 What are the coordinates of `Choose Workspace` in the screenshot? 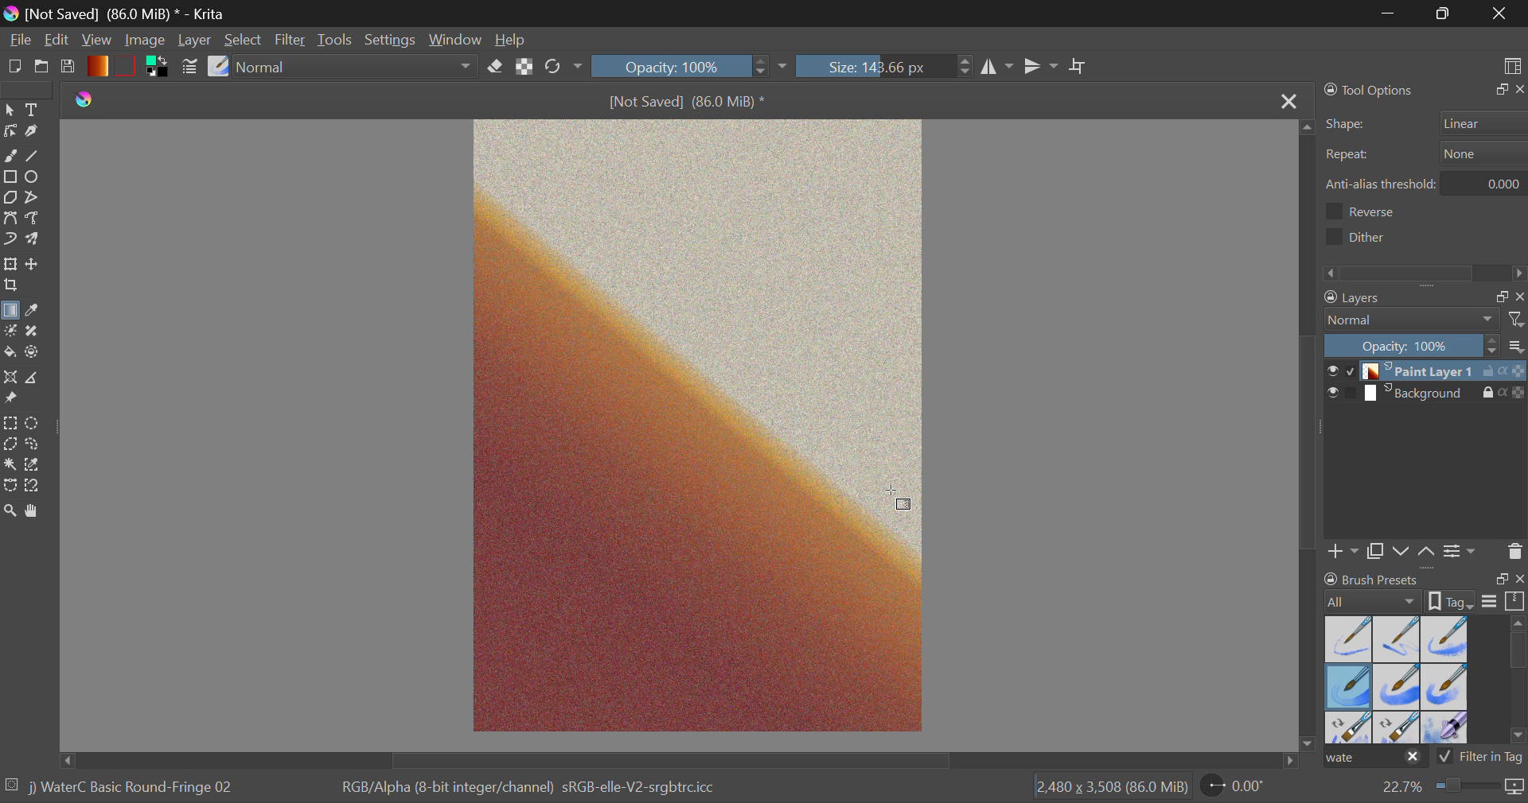 It's located at (1510, 64).